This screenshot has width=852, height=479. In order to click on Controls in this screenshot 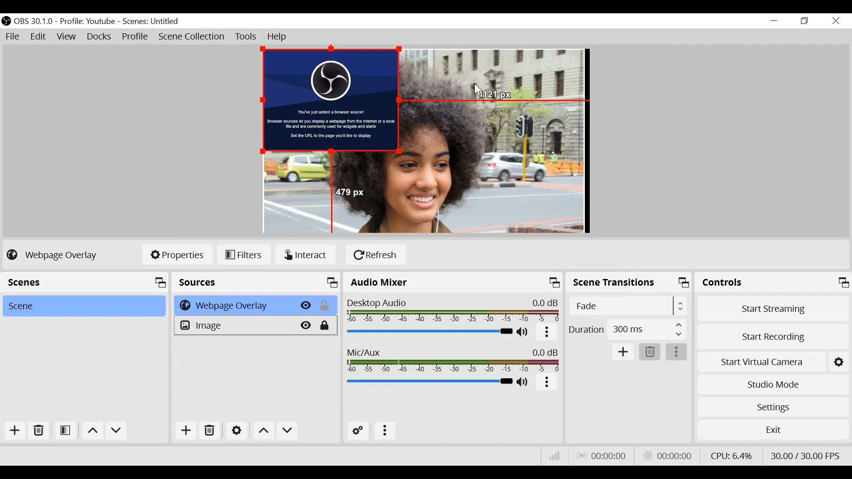, I will do `click(774, 282)`.